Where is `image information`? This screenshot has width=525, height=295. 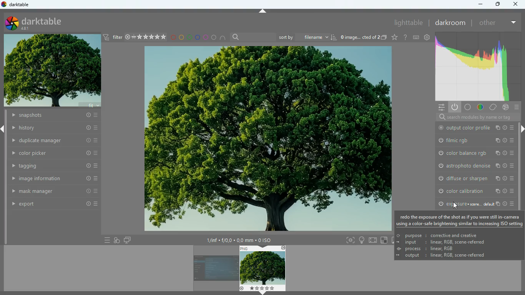
image information is located at coordinates (50, 179).